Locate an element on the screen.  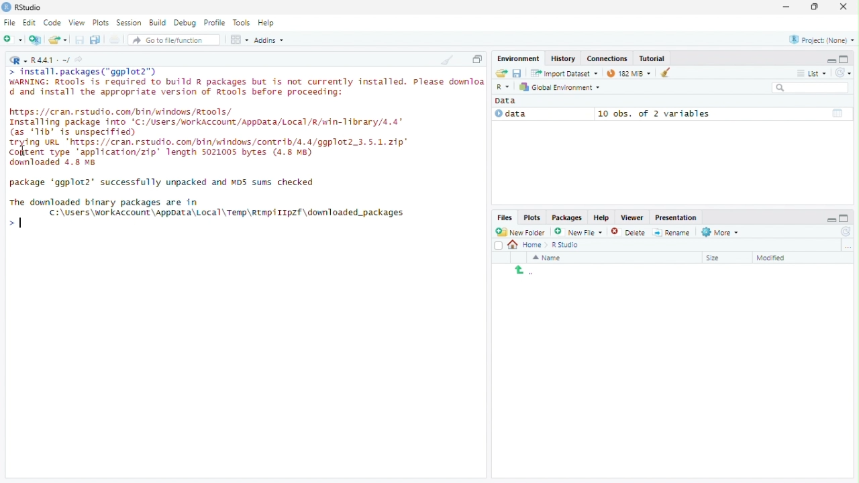
back is located at coordinates (520, 270).